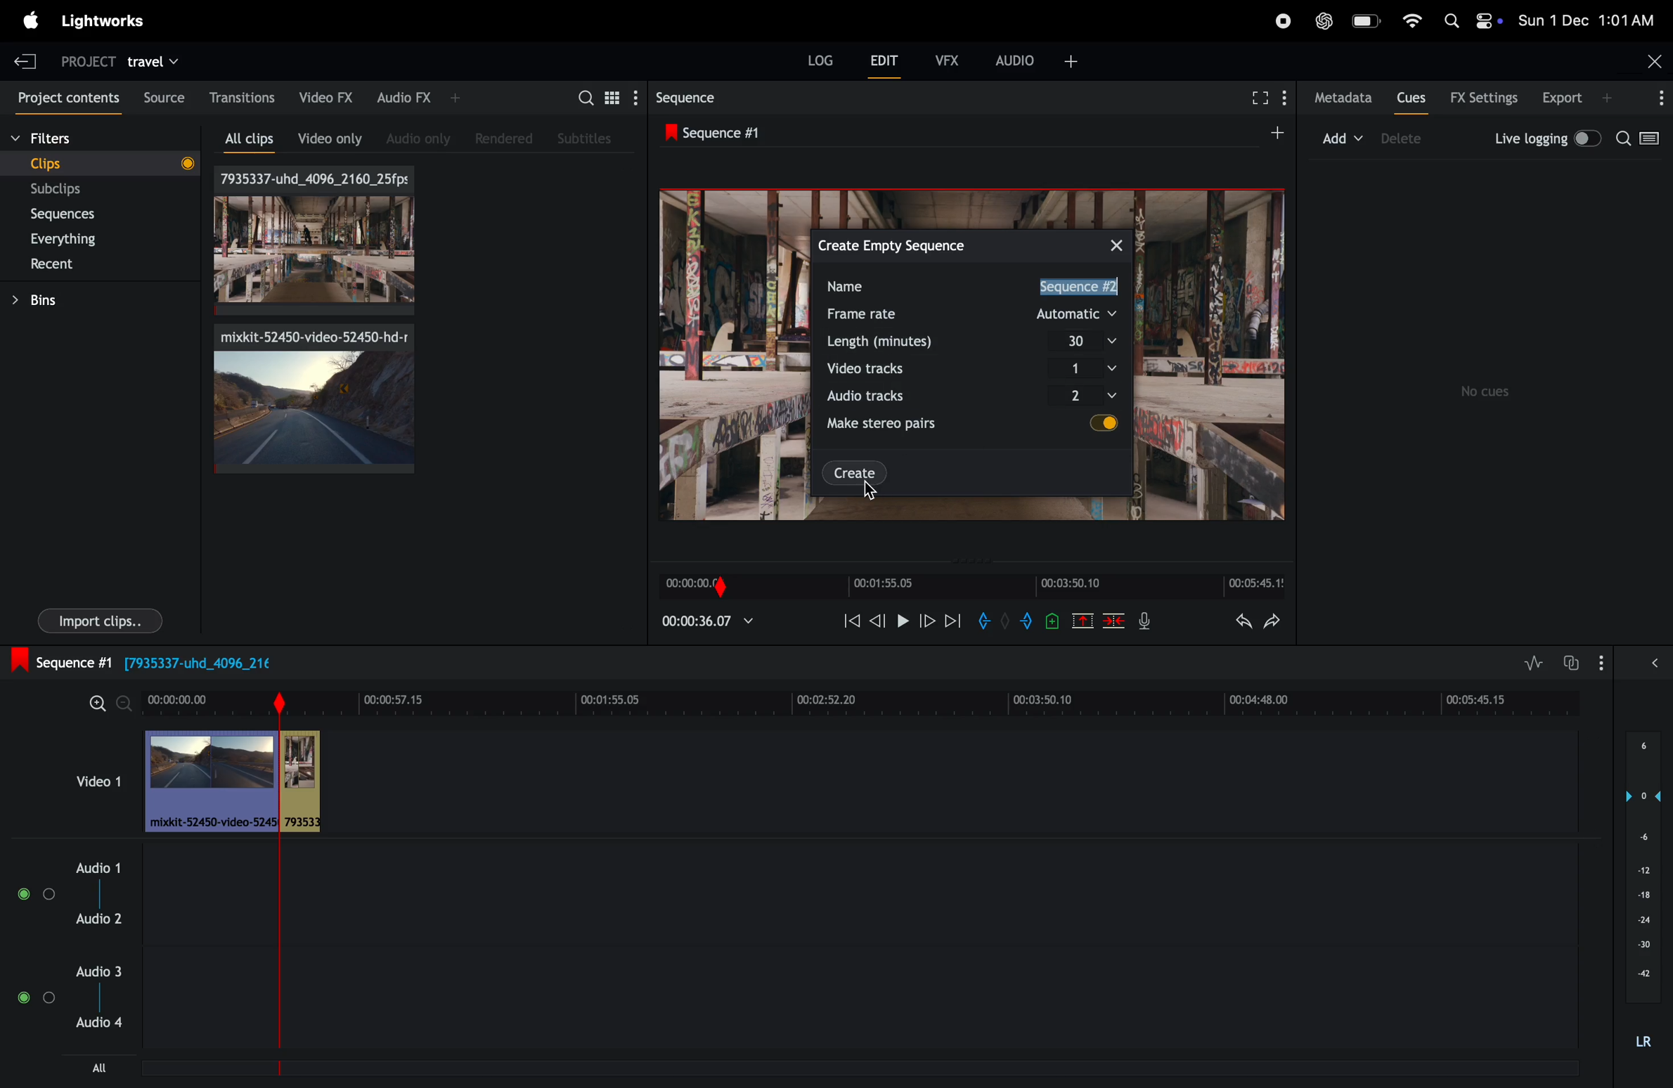  Describe the element at coordinates (104, 971) in the screenshot. I see `Audio 3` at that location.